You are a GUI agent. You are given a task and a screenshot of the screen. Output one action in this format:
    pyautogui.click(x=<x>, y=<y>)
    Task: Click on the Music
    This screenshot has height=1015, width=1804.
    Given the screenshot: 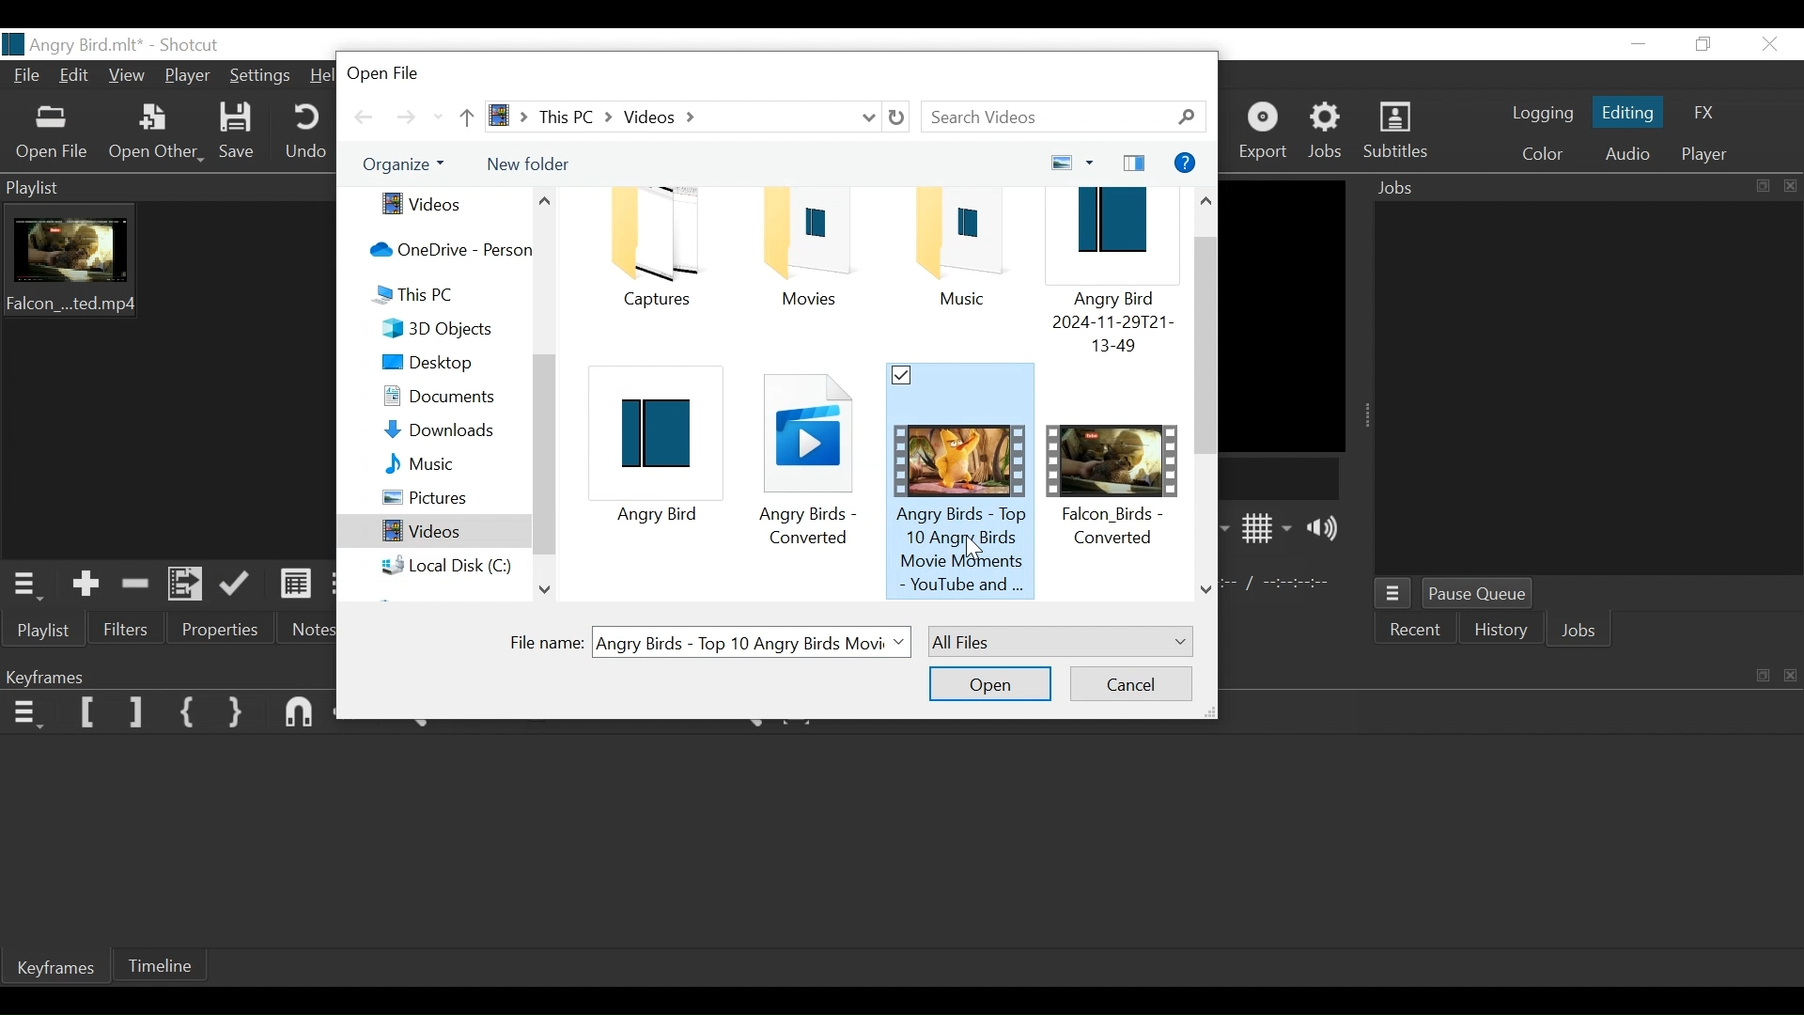 What is the action you would take?
    pyautogui.click(x=450, y=463)
    